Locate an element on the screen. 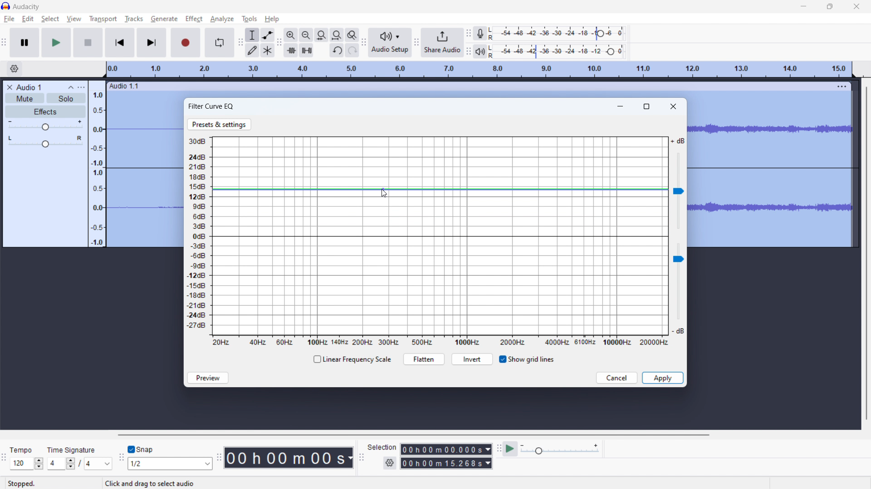  selection tool is located at coordinates (252, 35).